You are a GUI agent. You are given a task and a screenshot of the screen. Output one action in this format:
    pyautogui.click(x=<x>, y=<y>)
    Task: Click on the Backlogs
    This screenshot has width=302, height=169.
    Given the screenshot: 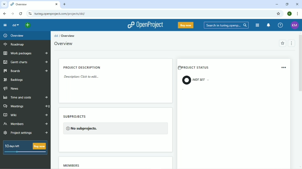 What is the action you would take?
    pyautogui.click(x=14, y=79)
    